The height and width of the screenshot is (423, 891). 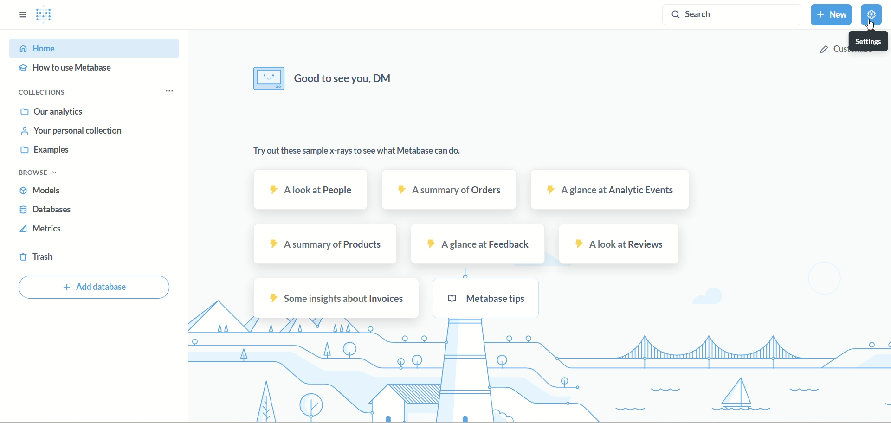 I want to click on text, so click(x=325, y=79).